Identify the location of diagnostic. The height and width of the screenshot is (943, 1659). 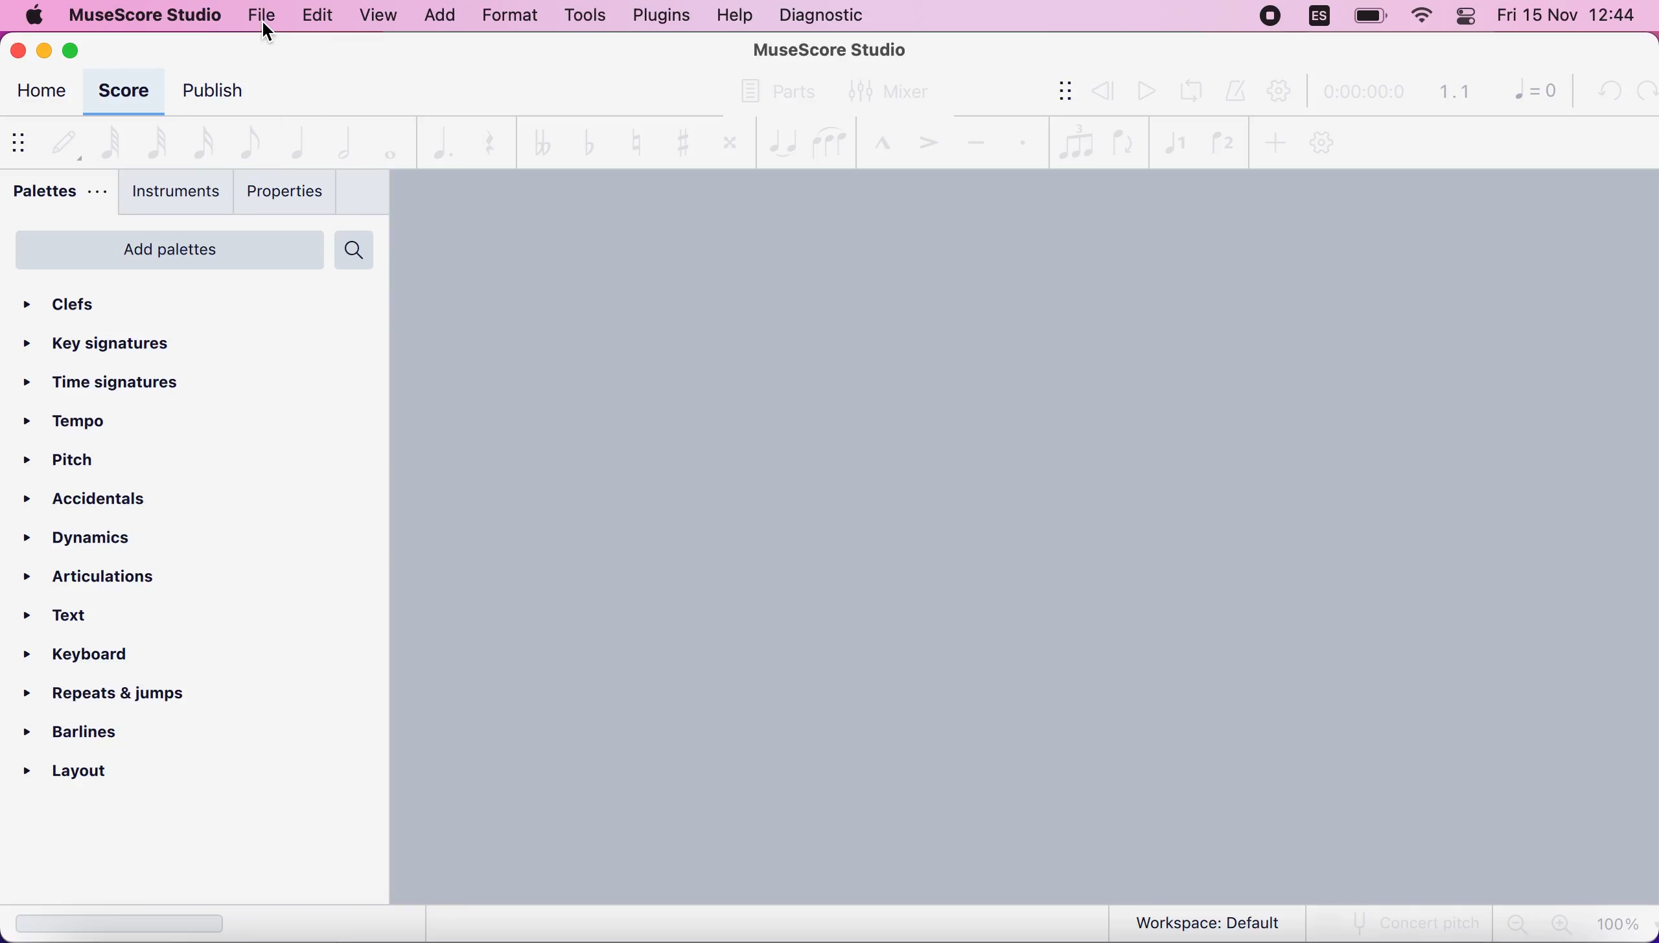
(826, 15).